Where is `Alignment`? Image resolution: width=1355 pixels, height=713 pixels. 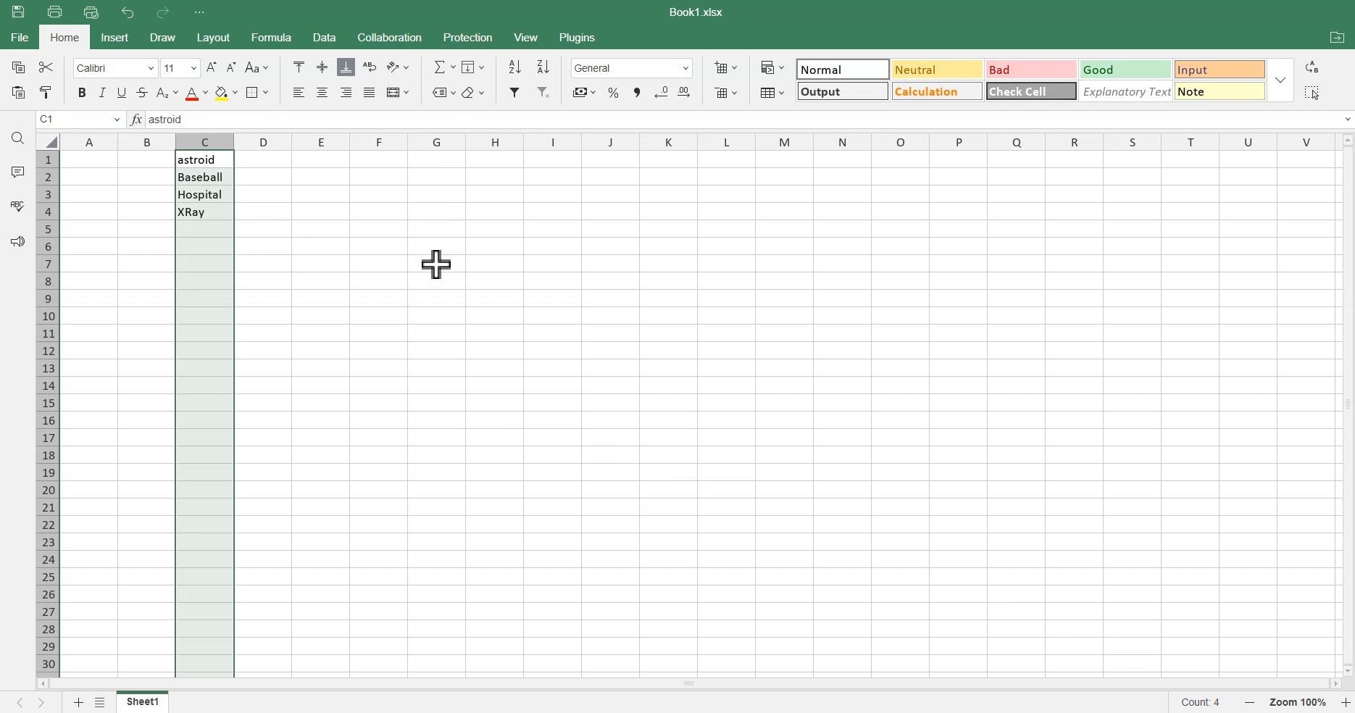
Alignment is located at coordinates (370, 93).